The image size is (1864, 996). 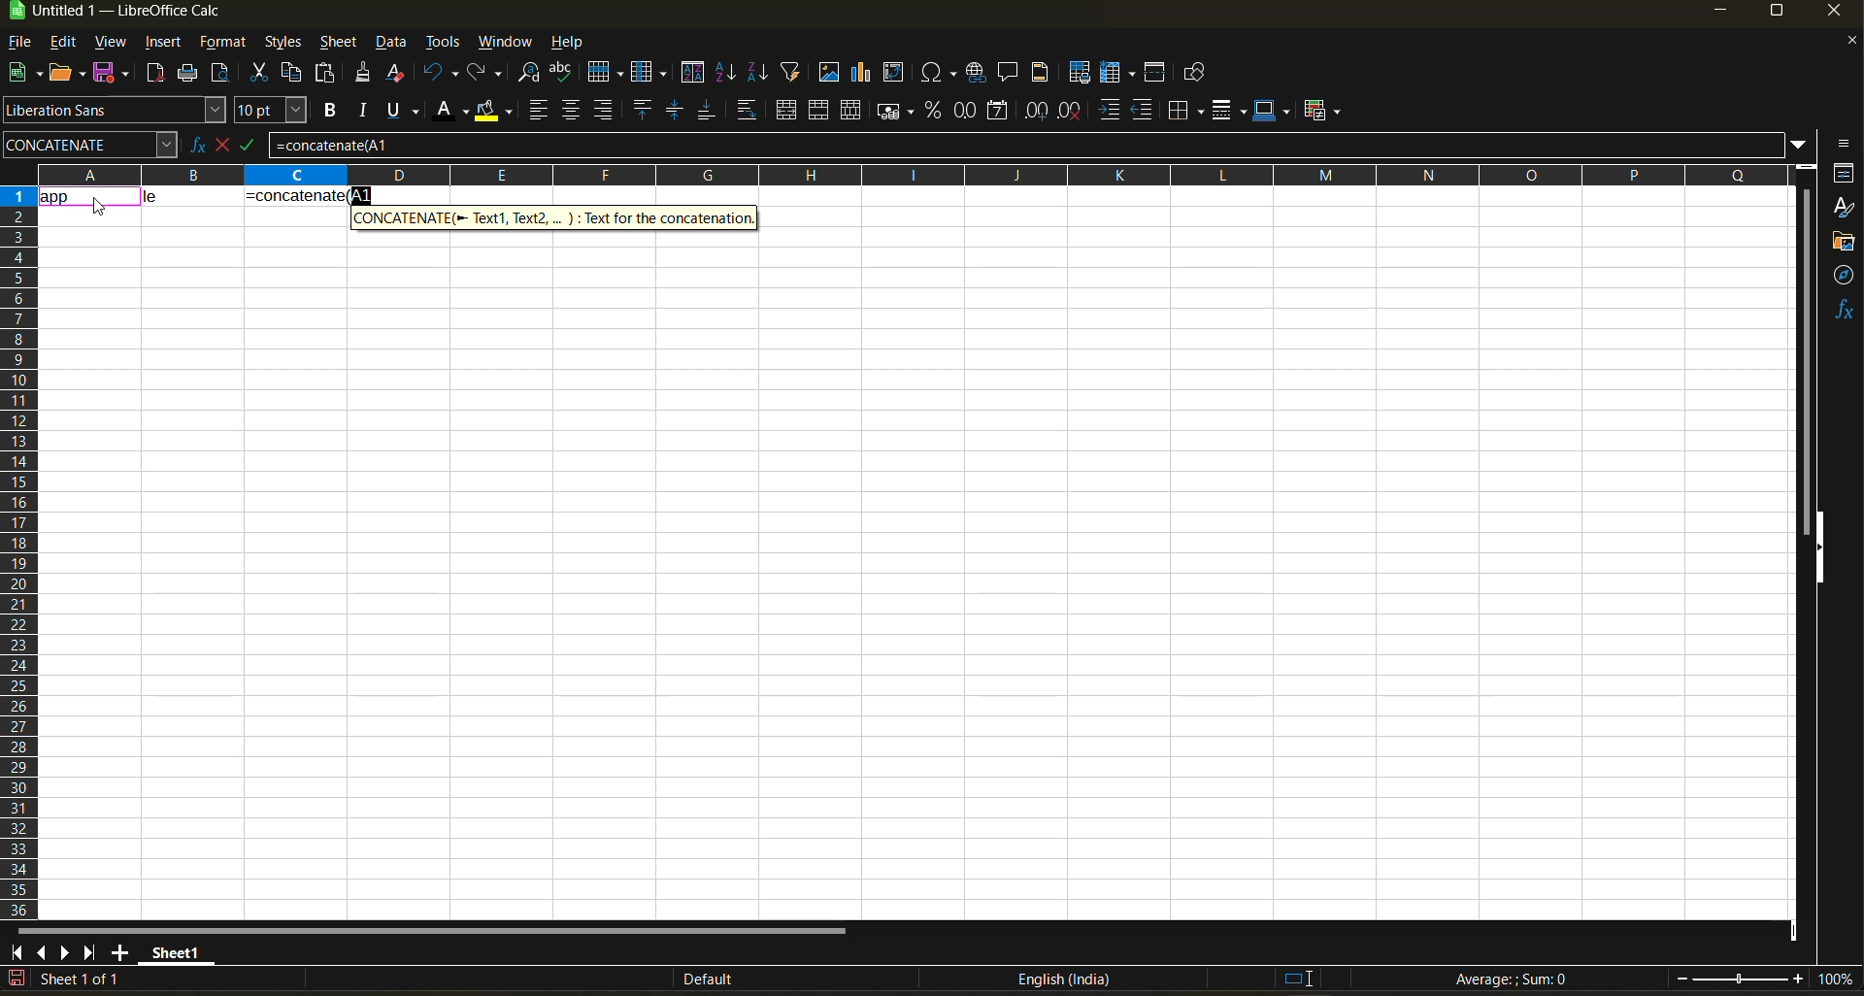 What do you see at coordinates (399, 72) in the screenshot?
I see `clear direct formatting` at bounding box center [399, 72].